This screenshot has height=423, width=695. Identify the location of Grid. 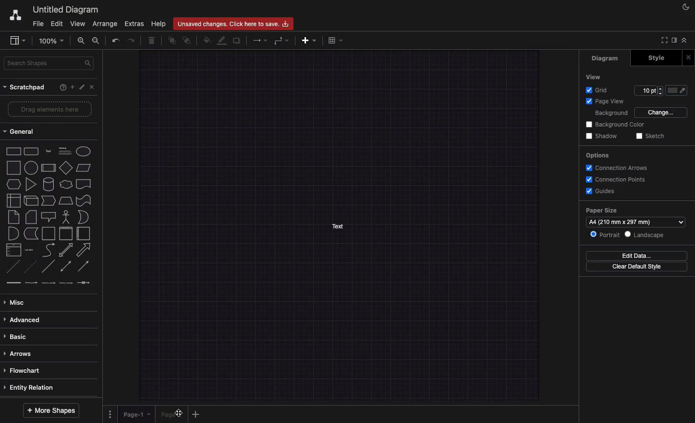
(596, 90).